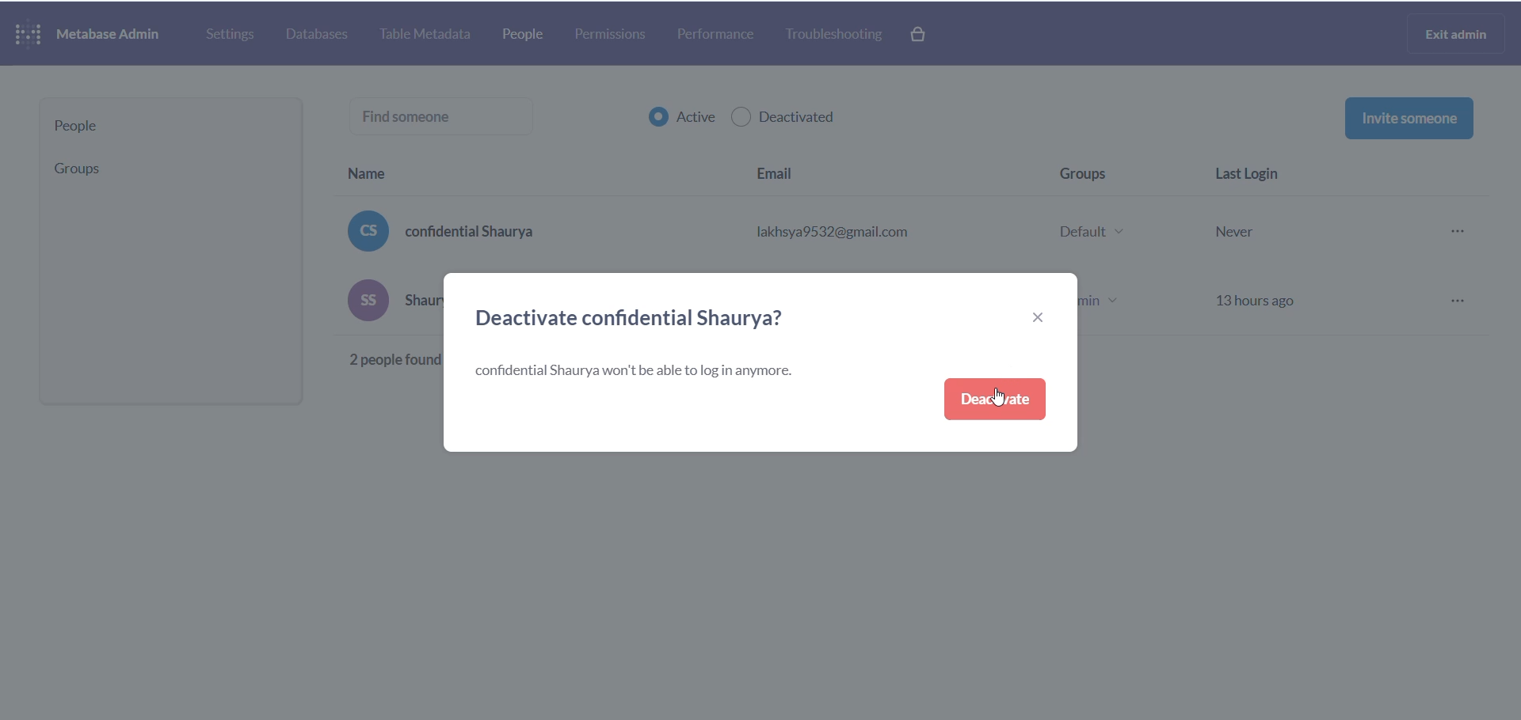 The image size is (1521, 720). Describe the element at coordinates (1256, 299) in the screenshot. I see `13hours ago` at that location.